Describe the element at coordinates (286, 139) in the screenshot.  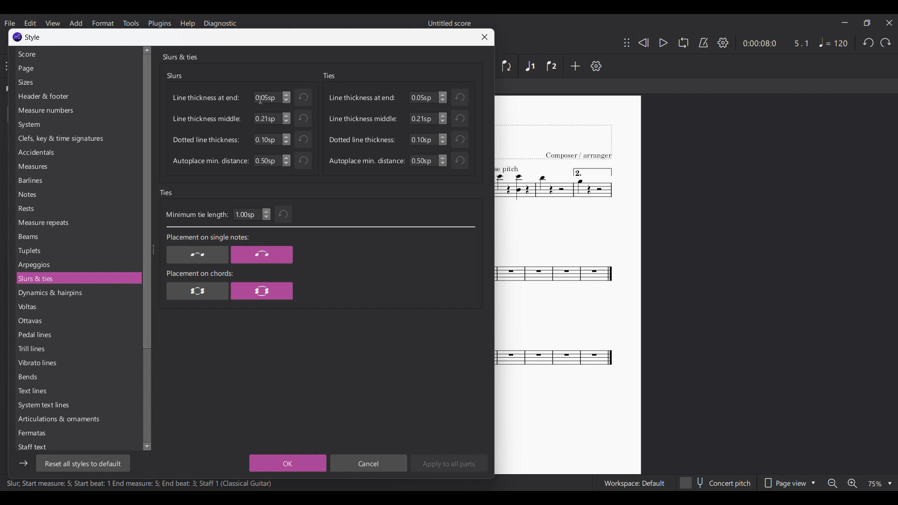
I see `Increase/Decrease dotted line thickness` at that location.